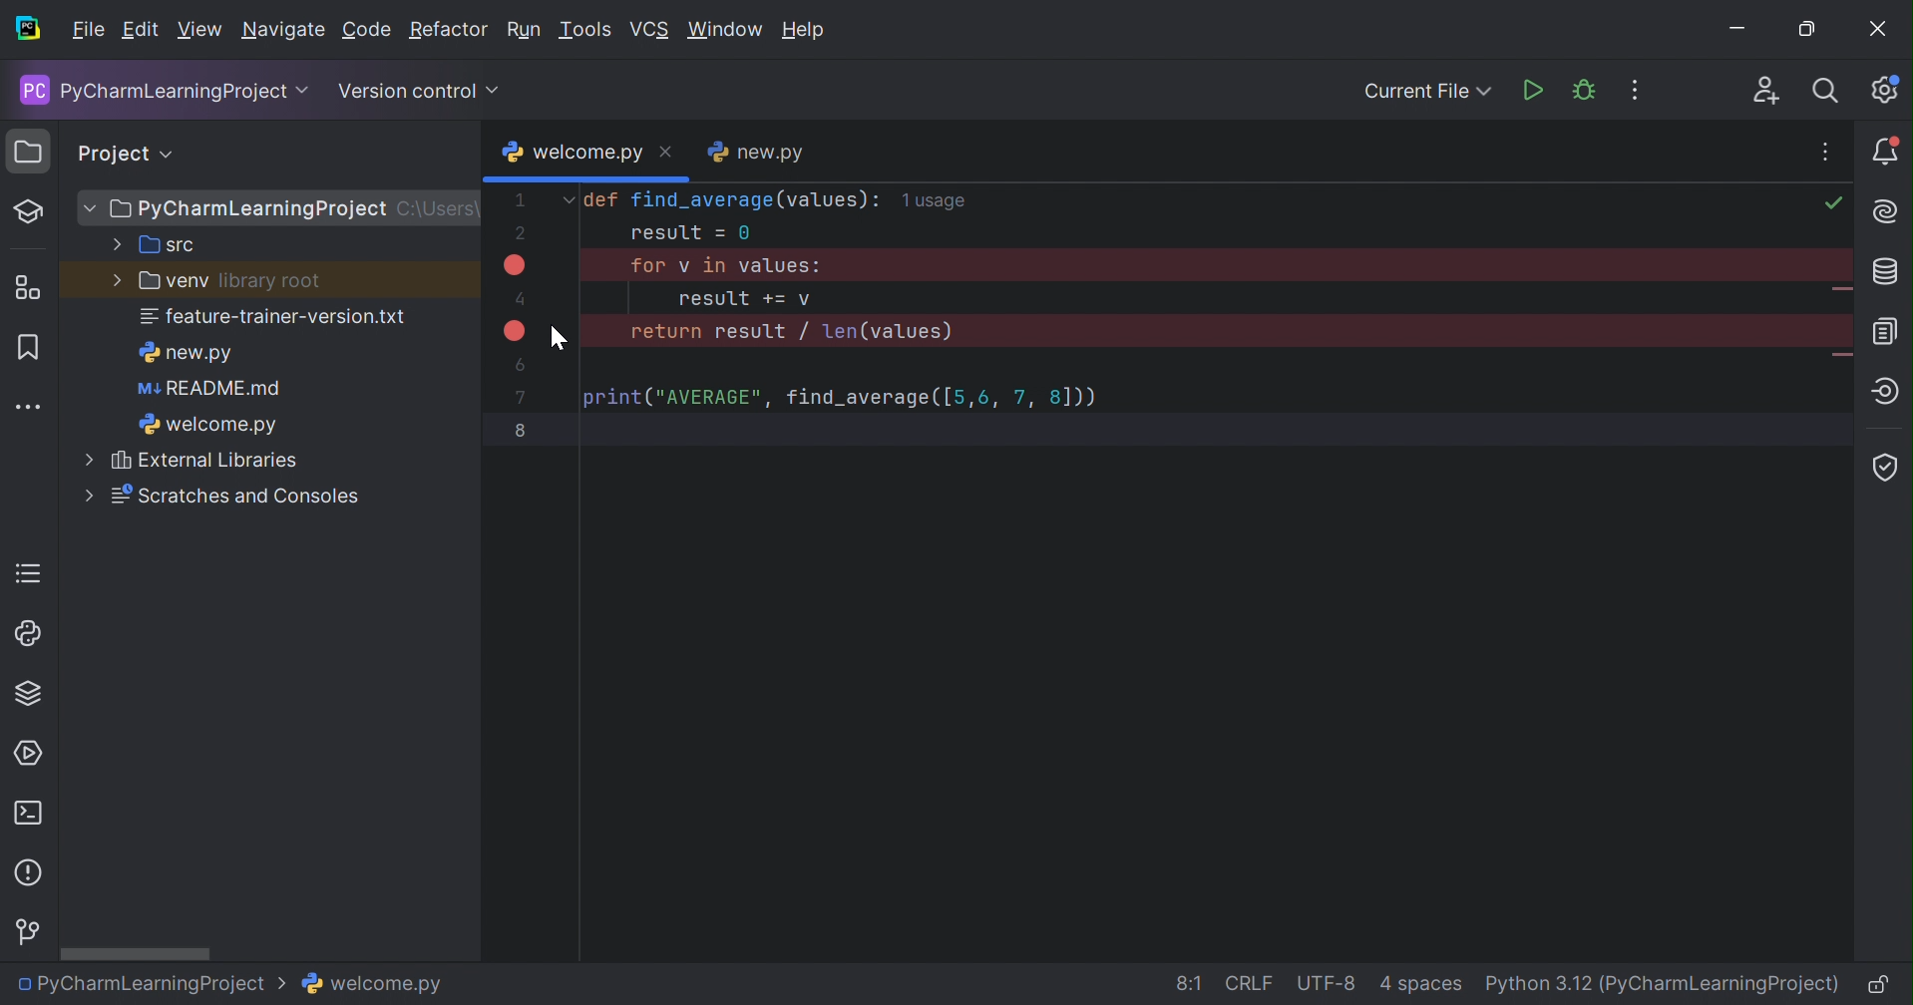 The width and height of the screenshot is (1913, 1005). I want to click on c:\Users, so click(441, 208).